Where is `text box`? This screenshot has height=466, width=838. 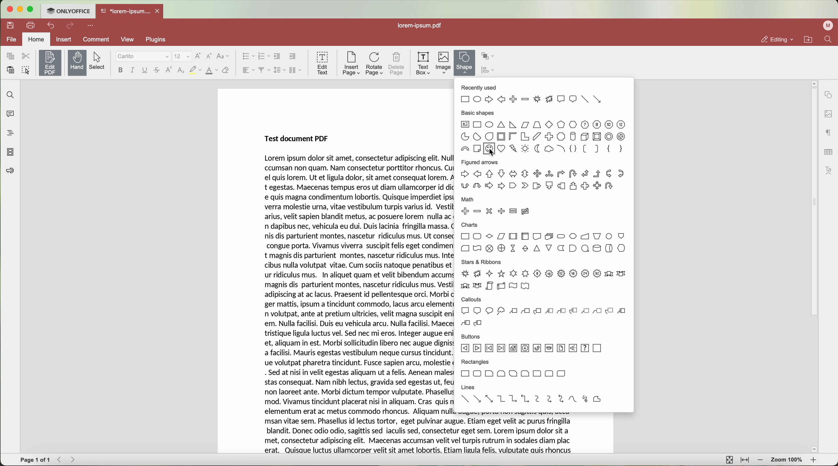
text box is located at coordinates (423, 62).